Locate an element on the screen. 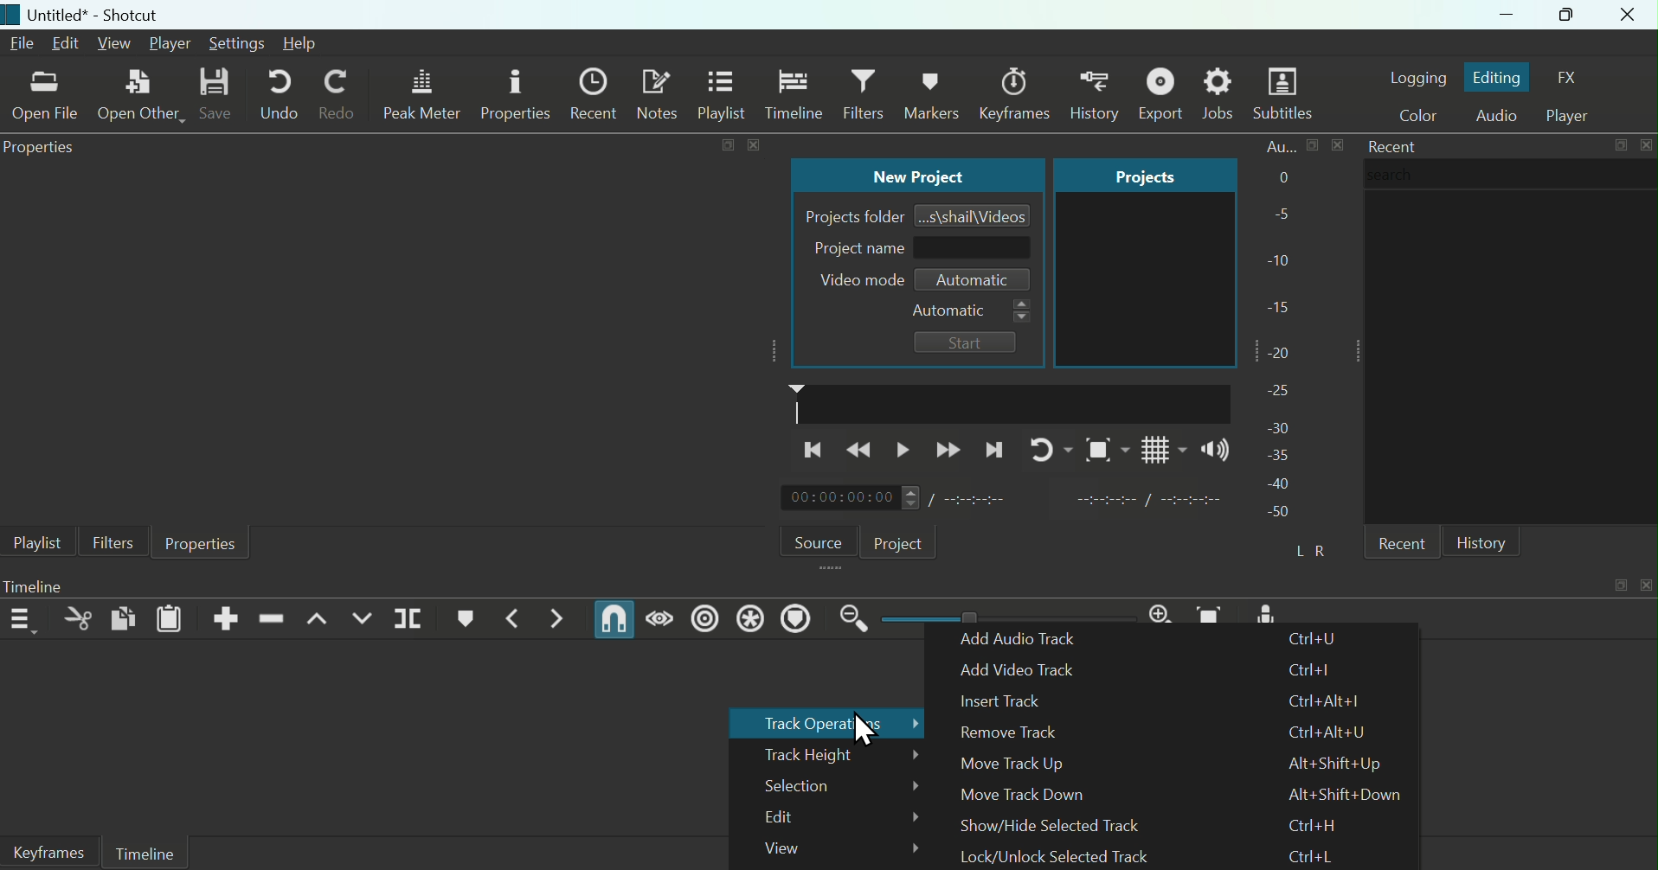 The width and height of the screenshot is (1658, 870). ...s\shail\Videos is located at coordinates (975, 214).